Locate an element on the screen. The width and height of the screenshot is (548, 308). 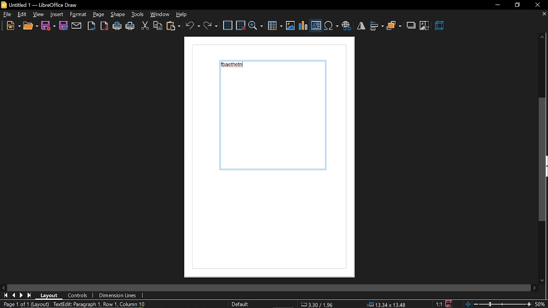
grid is located at coordinates (227, 26).